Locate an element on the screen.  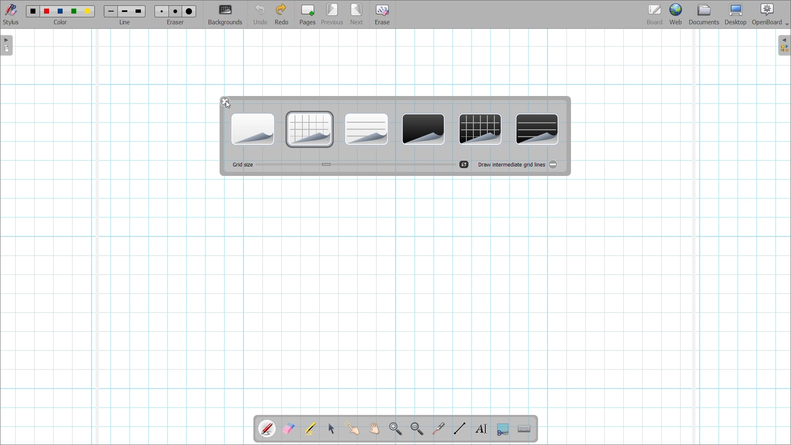
Grid light background highlighted after selection is located at coordinates (310, 129).